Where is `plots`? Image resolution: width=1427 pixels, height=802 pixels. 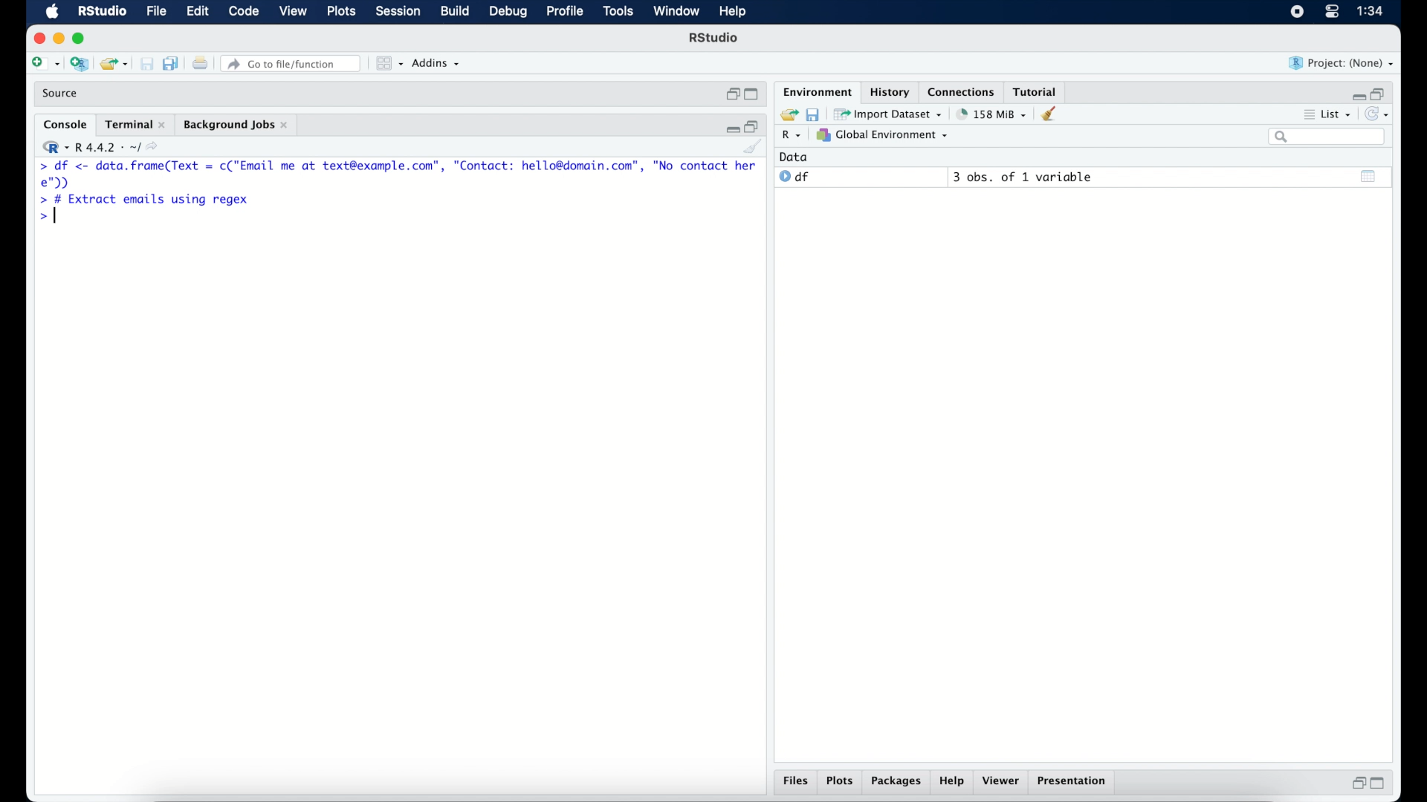 plots is located at coordinates (840, 780).